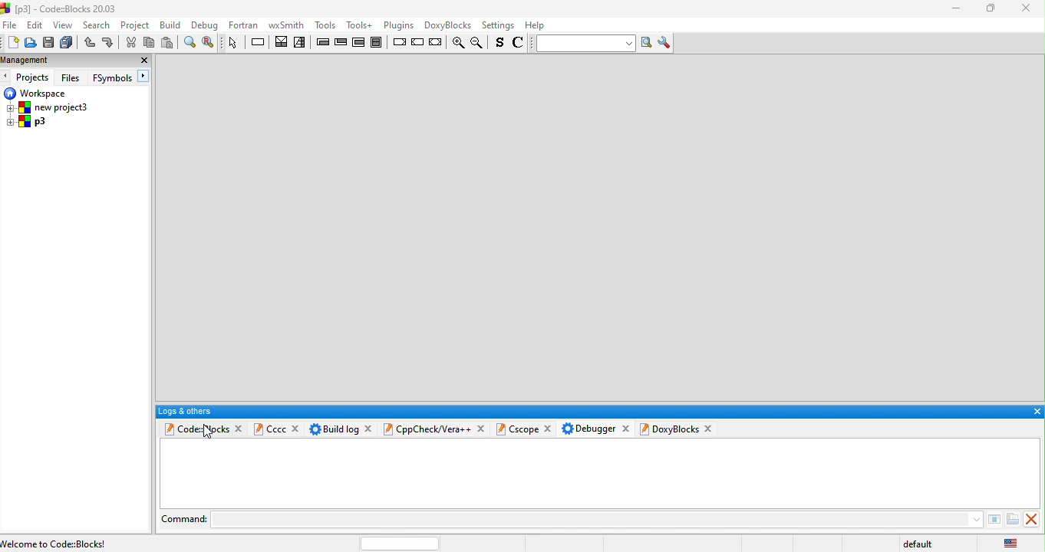  Describe the element at coordinates (666, 43) in the screenshot. I see `show options window` at that location.